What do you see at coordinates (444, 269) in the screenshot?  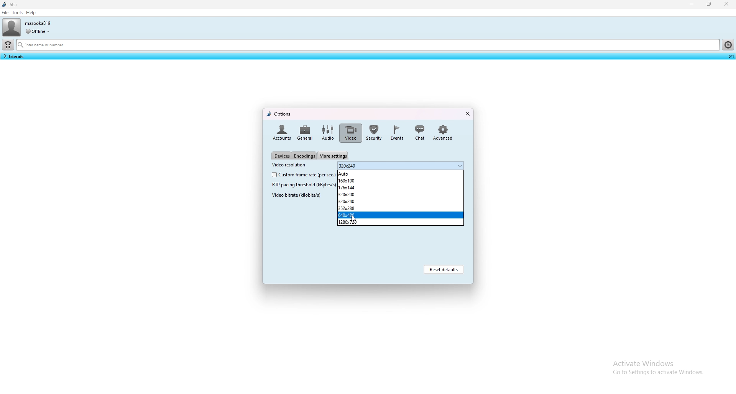 I see `Reset defaults` at bounding box center [444, 269].